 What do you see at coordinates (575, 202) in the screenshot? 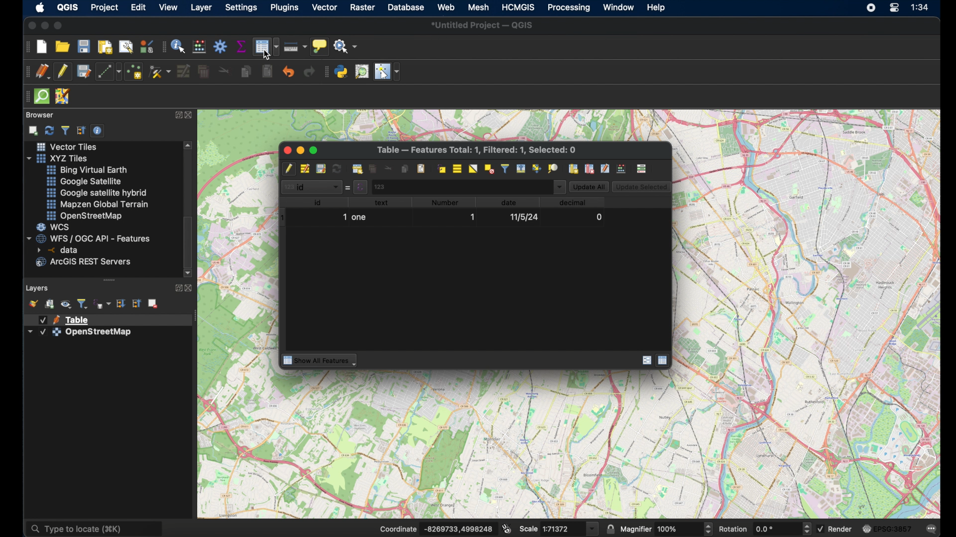
I see `decimal` at bounding box center [575, 202].